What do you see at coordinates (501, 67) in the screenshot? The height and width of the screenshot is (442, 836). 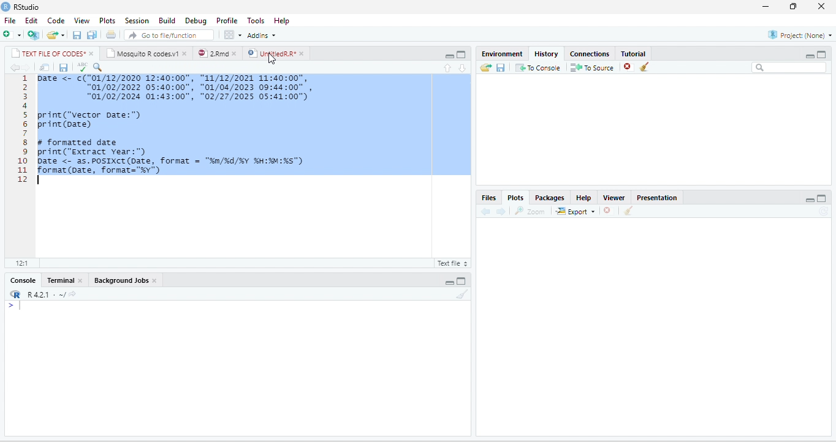 I see `save` at bounding box center [501, 67].